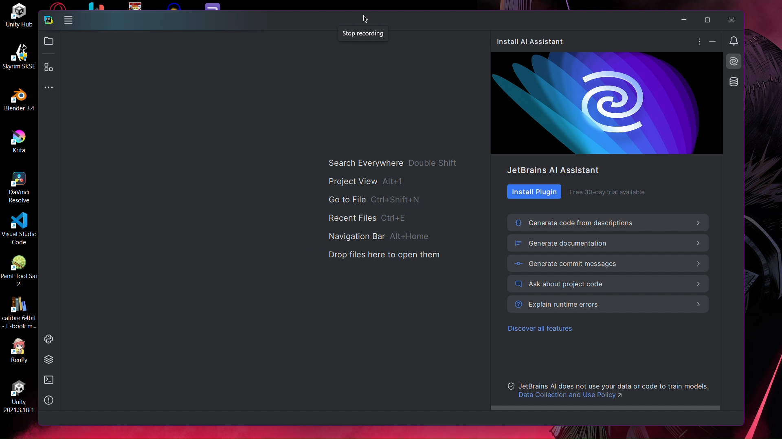 The height and width of the screenshot is (439, 782). Describe the element at coordinates (543, 330) in the screenshot. I see `Discover all features` at that location.